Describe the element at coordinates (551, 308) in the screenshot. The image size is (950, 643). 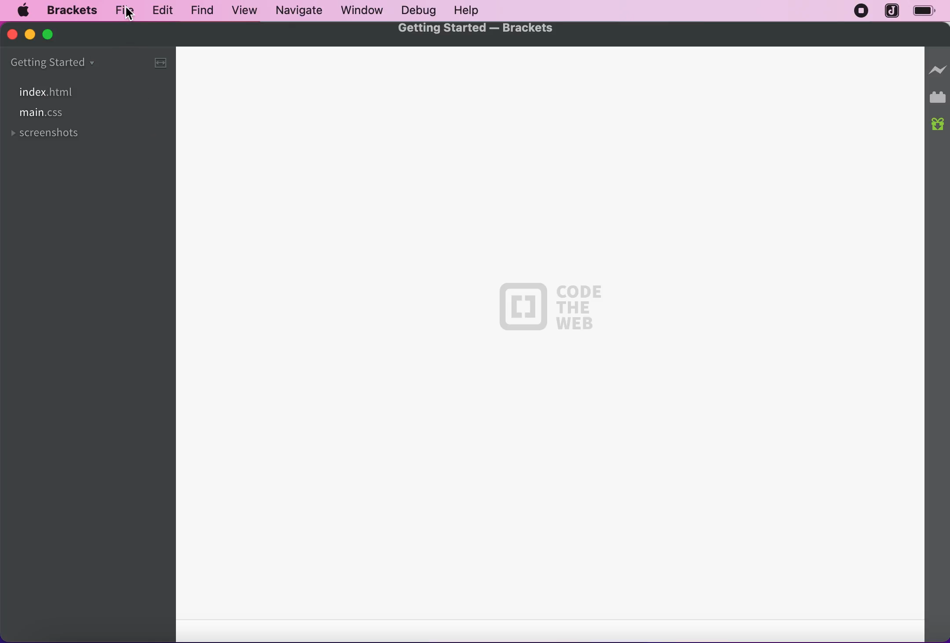
I see `CODE THE WEB logo` at that location.